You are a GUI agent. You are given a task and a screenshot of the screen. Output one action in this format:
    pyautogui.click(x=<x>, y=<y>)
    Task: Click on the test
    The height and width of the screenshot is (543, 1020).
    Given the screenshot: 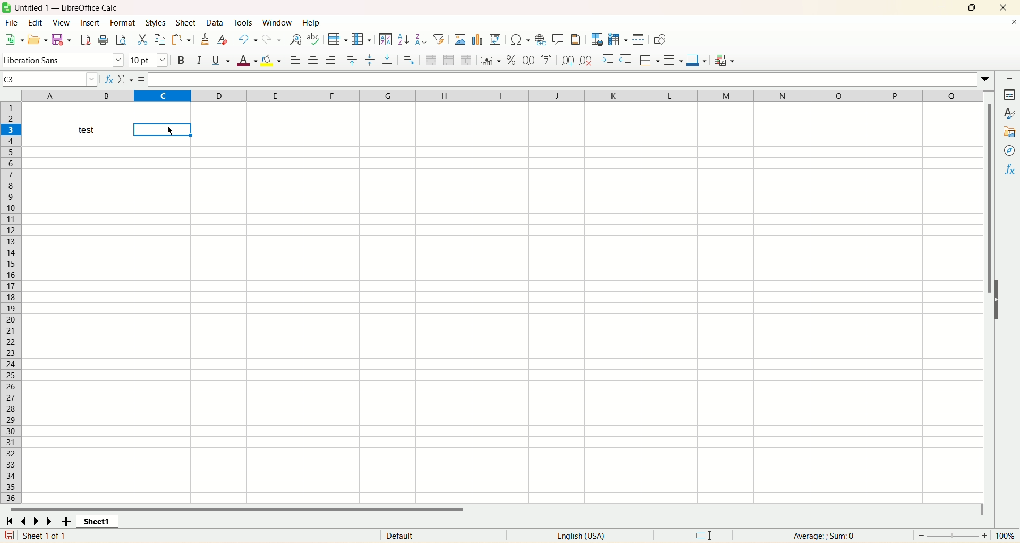 What is the action you would take?
    pyautogui.click(x=105, y=130)
    